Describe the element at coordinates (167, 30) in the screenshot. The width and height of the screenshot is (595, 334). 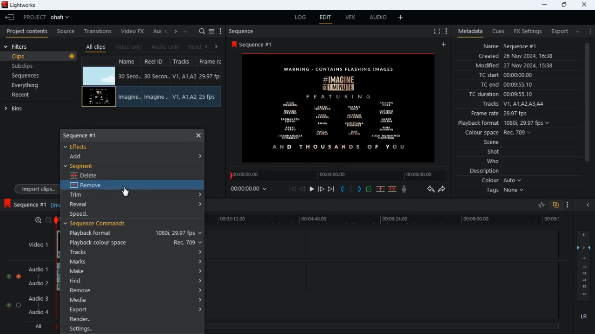
I see `left` at that location.